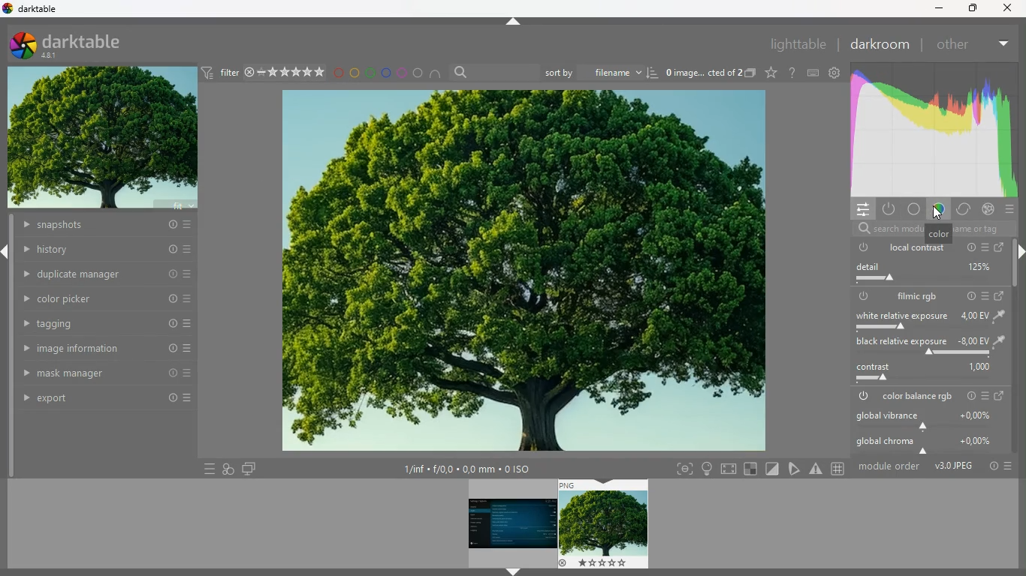 The image size is (1026, 576). Describe the element at coordinates (931, 130) in the screenshot. I see `gradient` at that location.